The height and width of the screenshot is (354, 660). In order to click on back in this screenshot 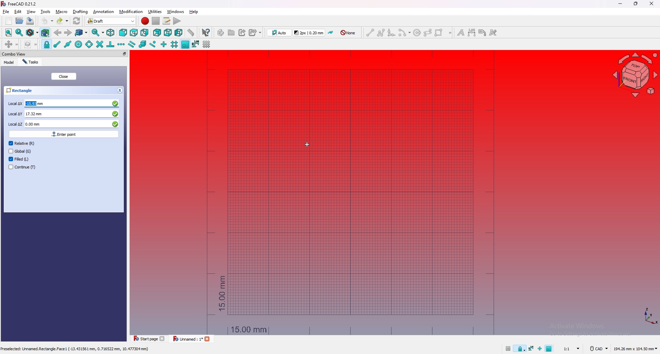, I will do `click(57, 33)`.